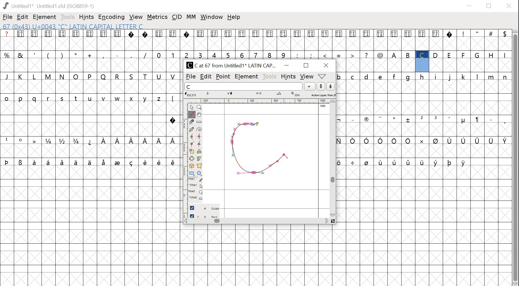 This screenshot has width=519, height=286. I want to click on view, so click(306, 76).